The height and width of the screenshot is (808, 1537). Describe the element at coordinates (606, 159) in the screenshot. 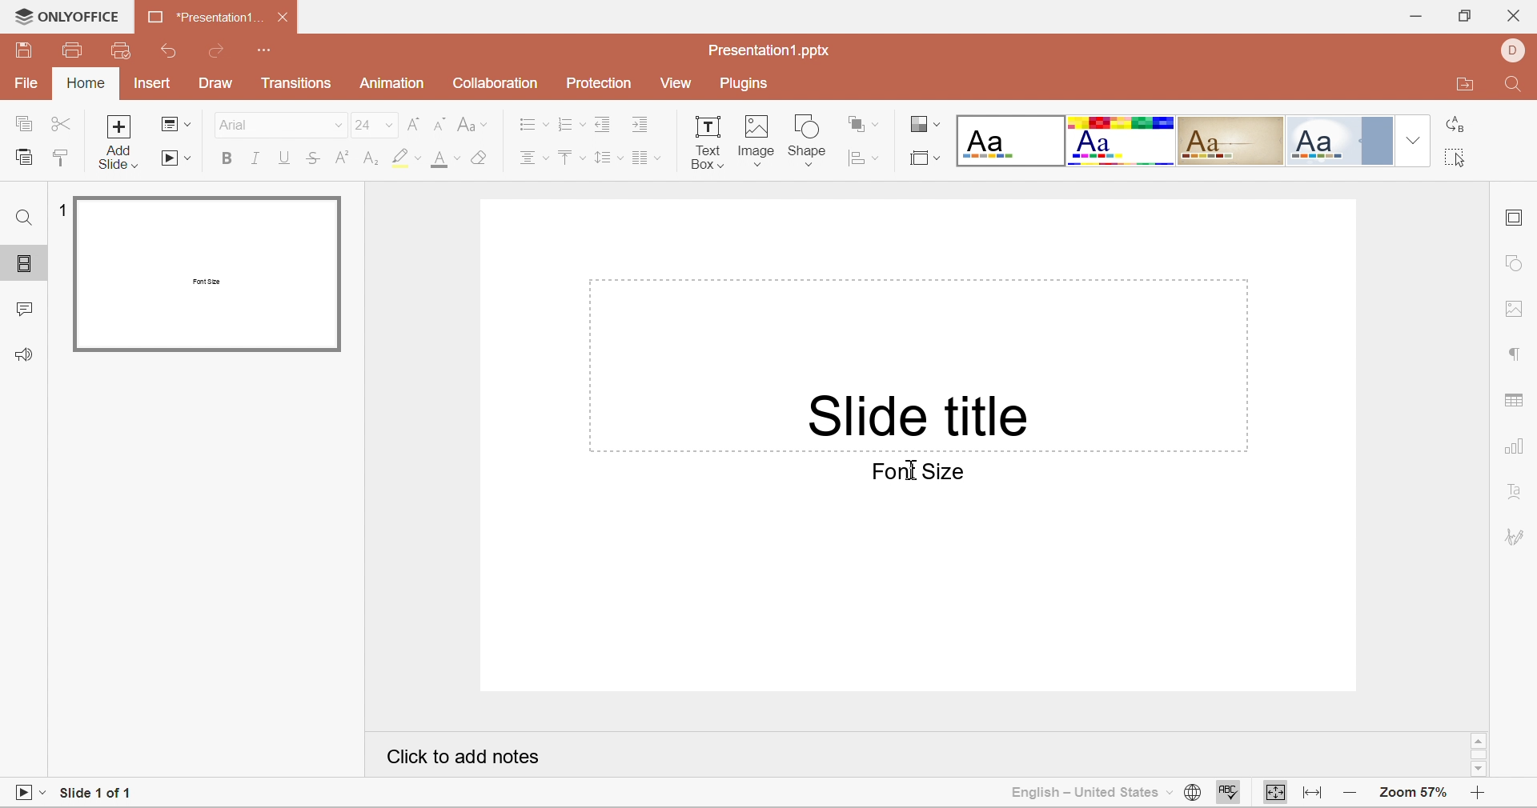

I see `Line spacing` at that location.